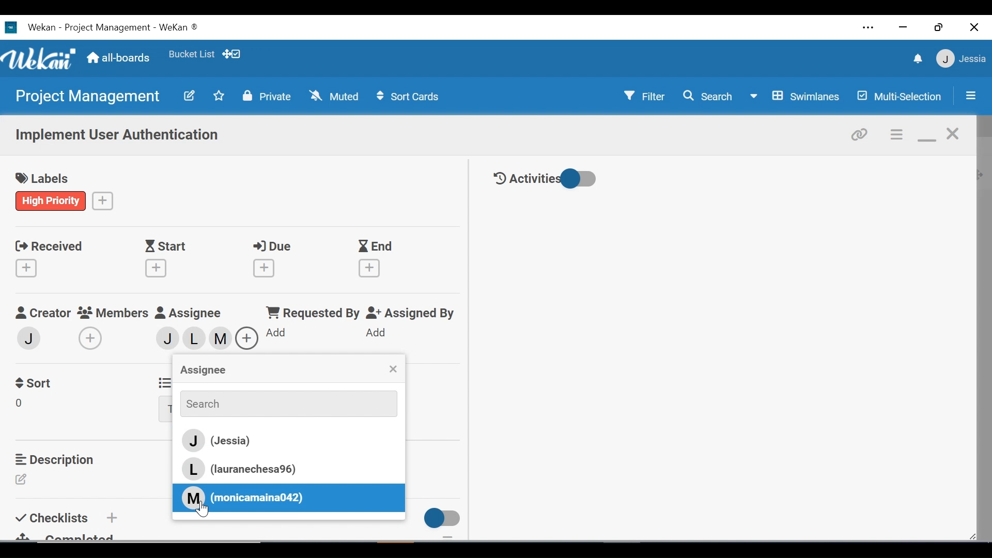 The image size is (992, 558). I want to click on Close, so click(975, 27).